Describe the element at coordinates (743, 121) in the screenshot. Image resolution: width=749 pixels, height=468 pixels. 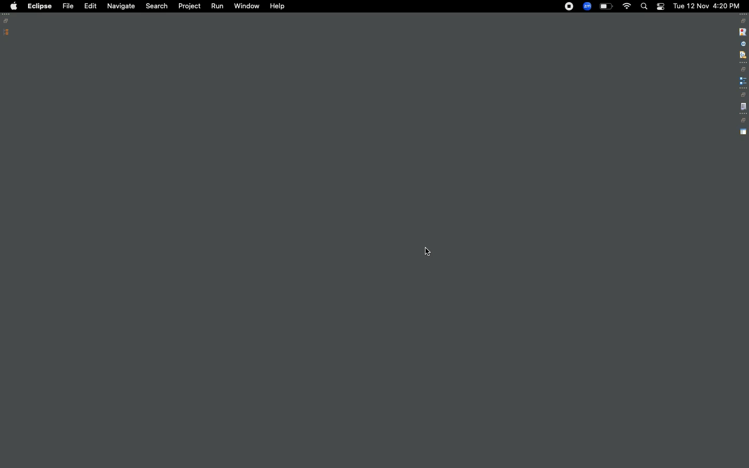
I see `restore` at that location.